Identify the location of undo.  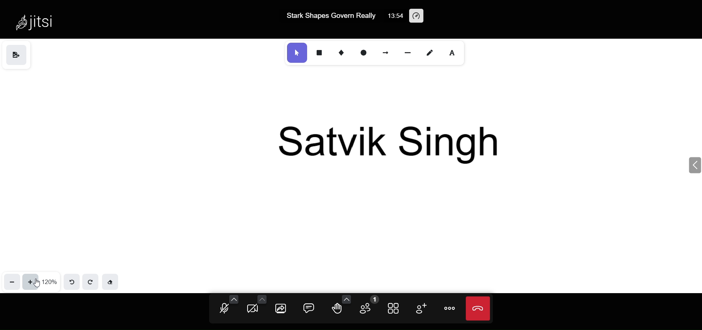
(72, 280).